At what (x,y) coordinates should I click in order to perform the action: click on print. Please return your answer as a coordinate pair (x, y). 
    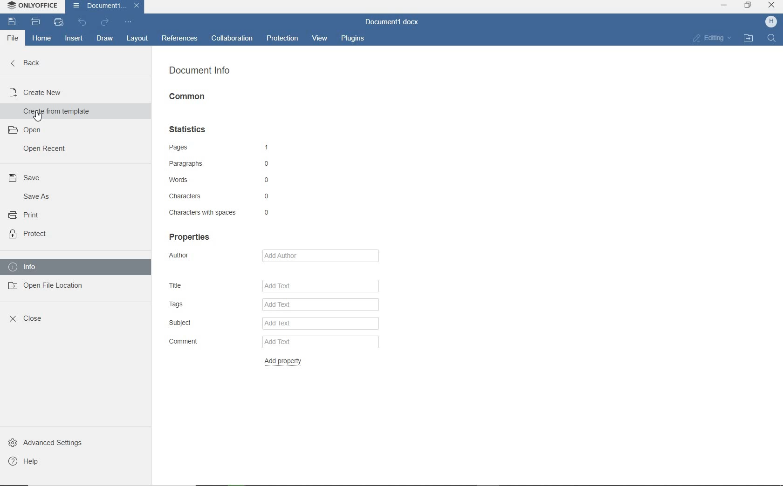
    Looking at the image, I should click on (36, 22).